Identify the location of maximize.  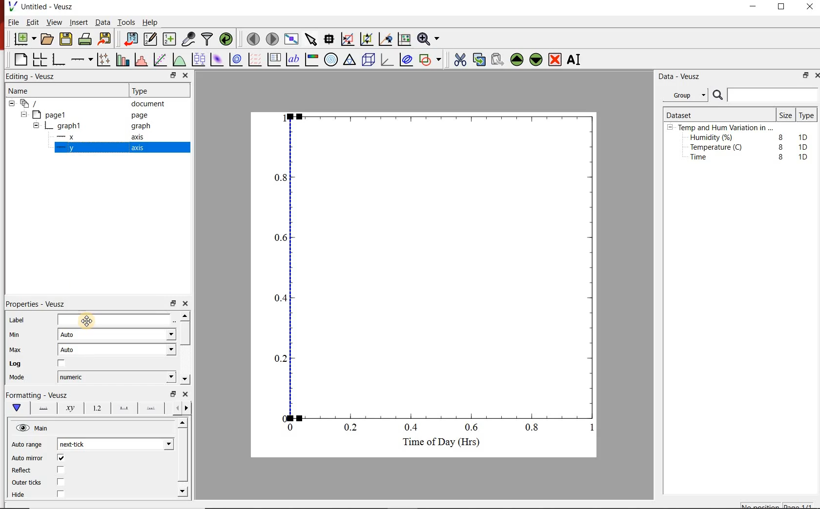
(786, 7).